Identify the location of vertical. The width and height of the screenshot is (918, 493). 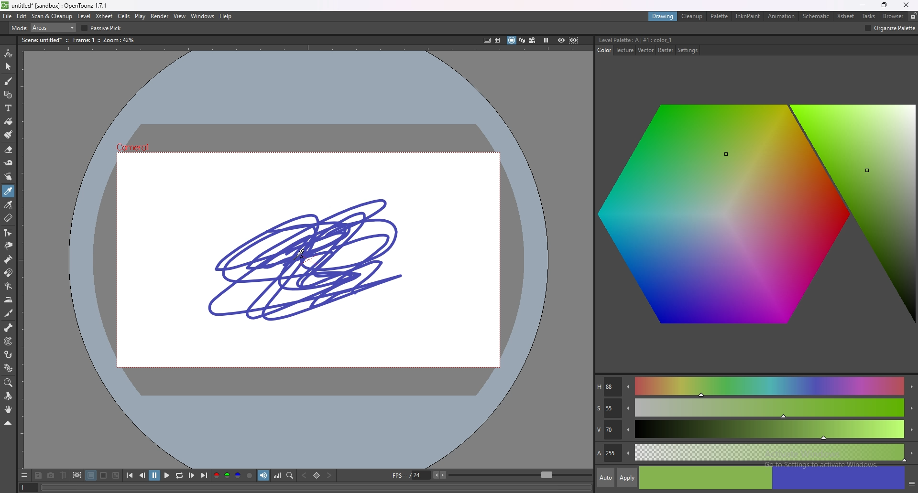
(404, 28).